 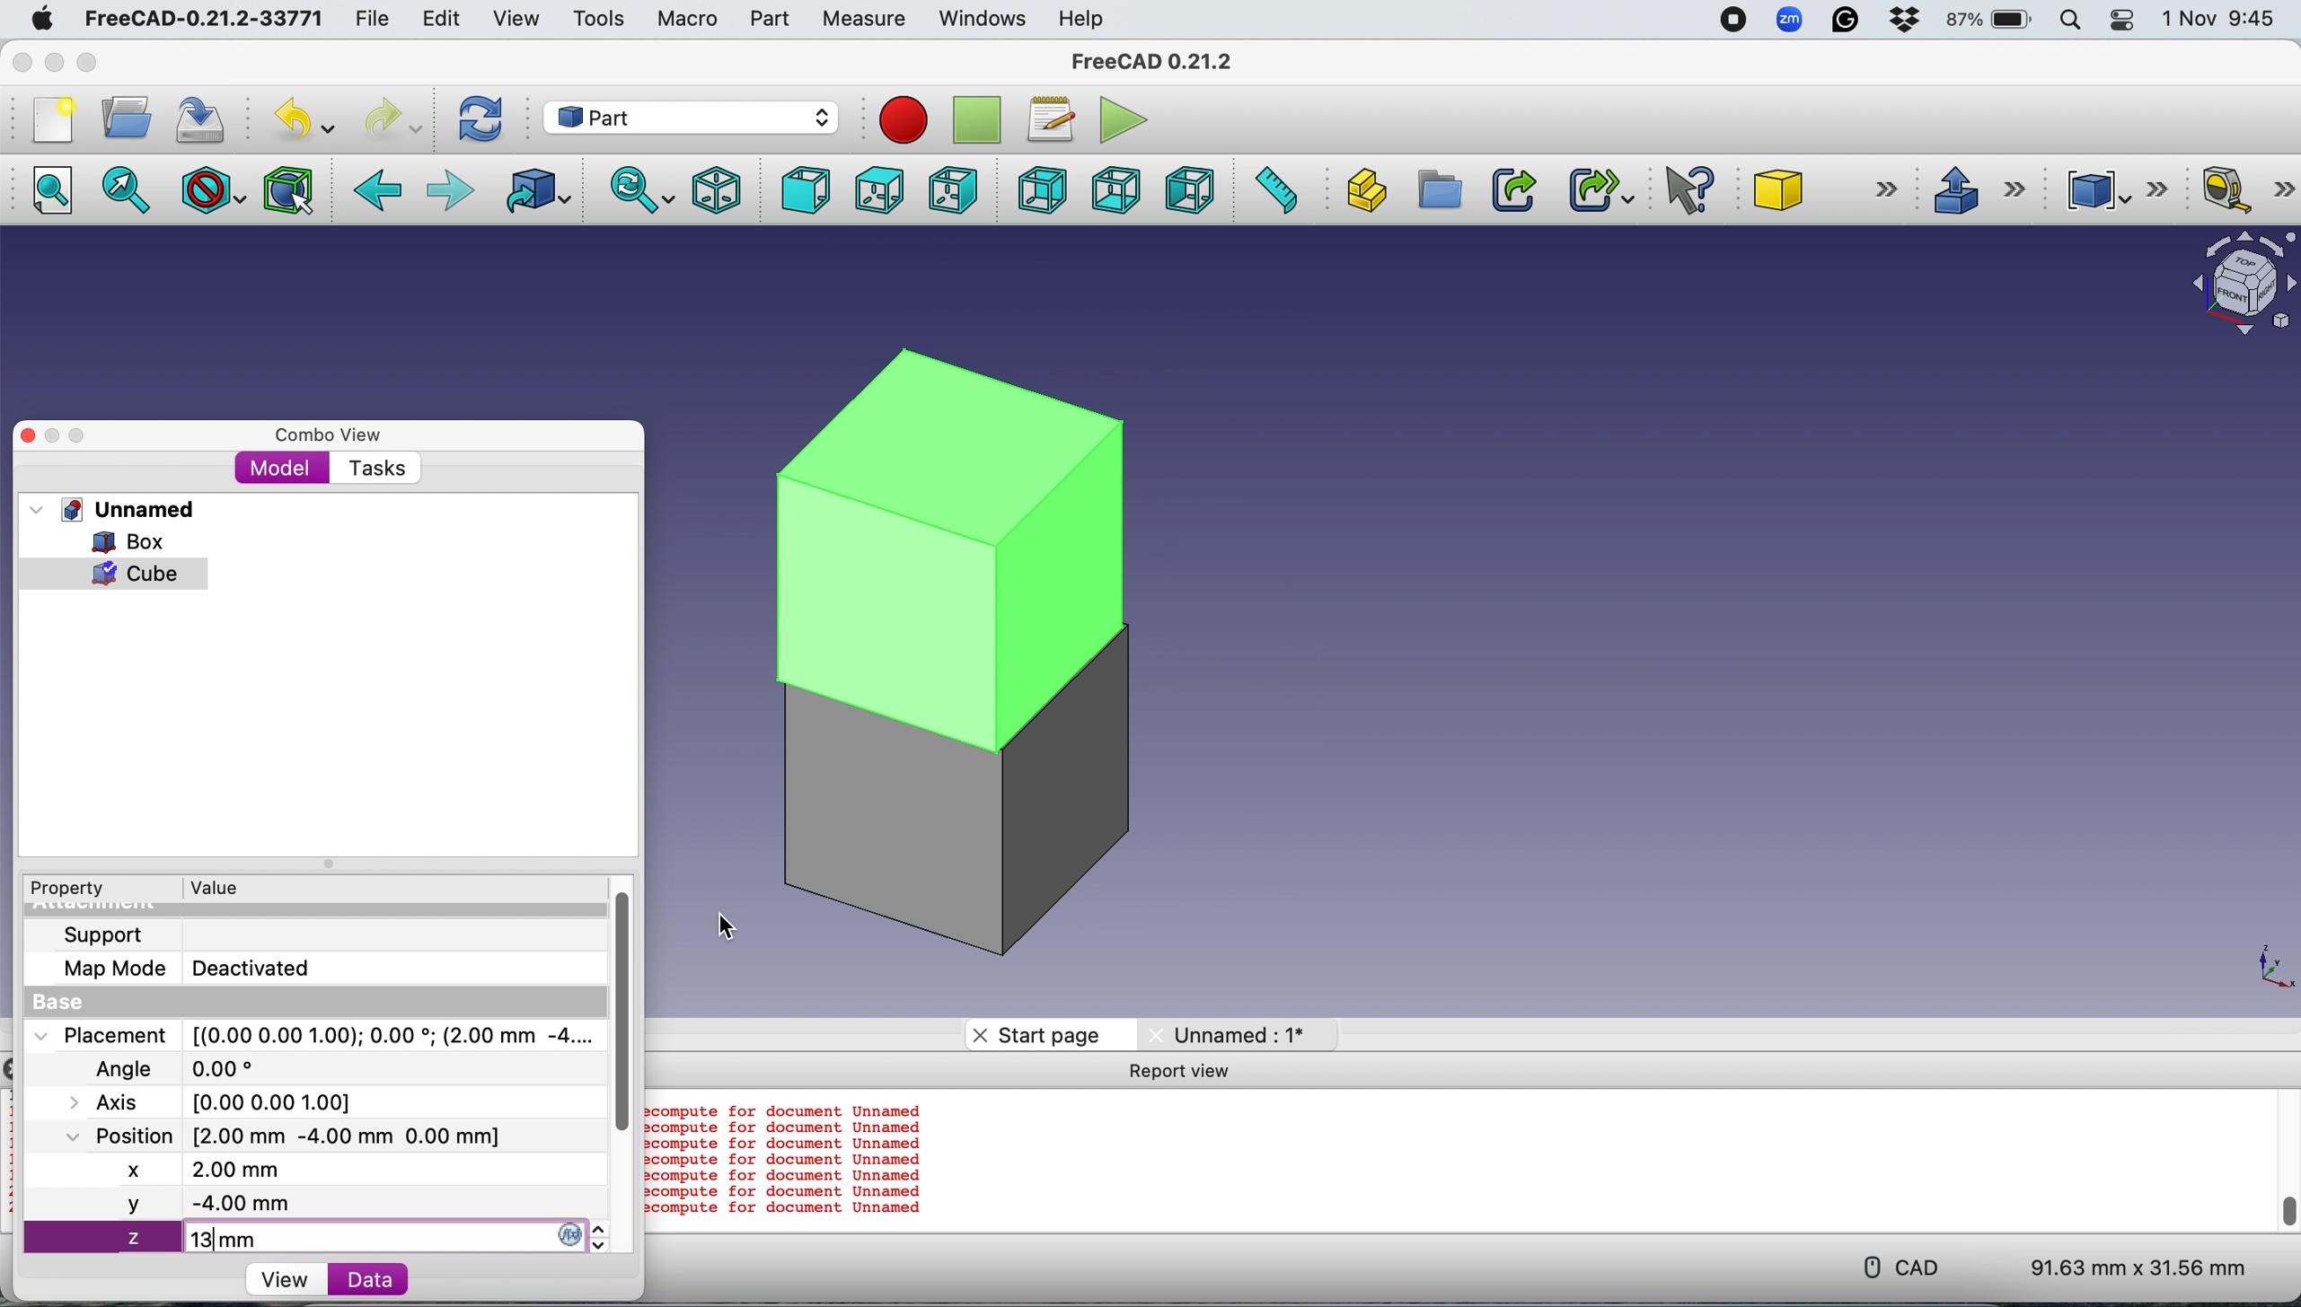 I want to click on Support, so click(x=102, y=936).